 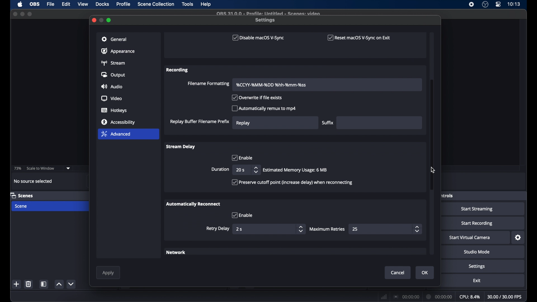 I want to click on no source selected, so click(x=33, y=181).